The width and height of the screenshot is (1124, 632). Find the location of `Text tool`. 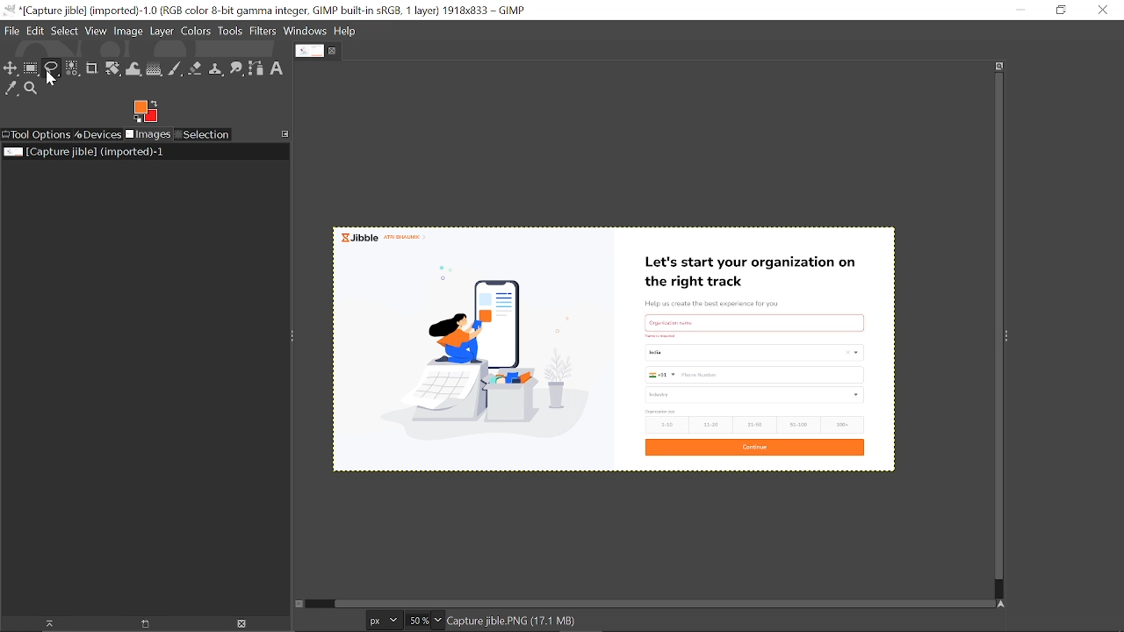

Text tool is located at coordinates (277, 68).